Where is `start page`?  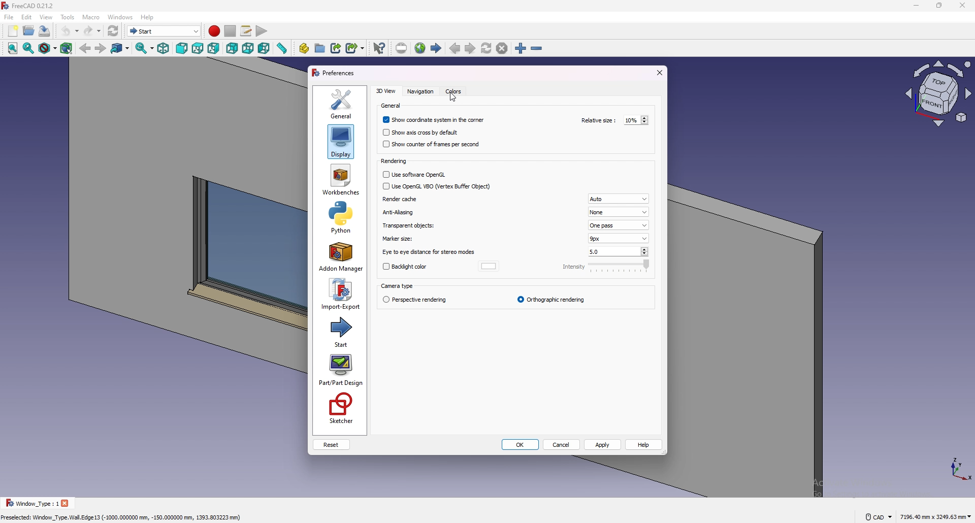
start page is located at coordinates (437, 48).